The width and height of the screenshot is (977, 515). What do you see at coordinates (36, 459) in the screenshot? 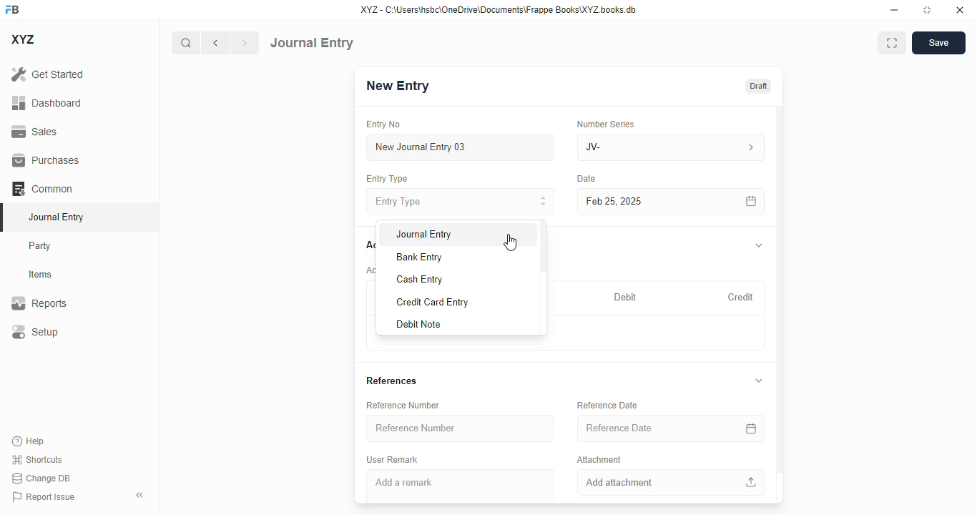
I see `shortcuts` at bounding box center [36, 459].